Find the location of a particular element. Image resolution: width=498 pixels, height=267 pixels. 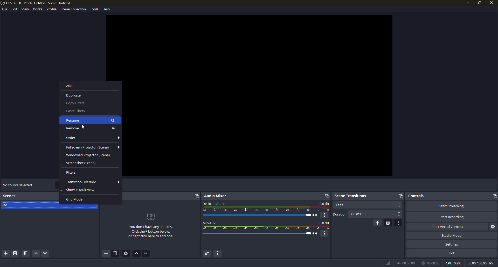

sound level is located at coordinates (258, 234).